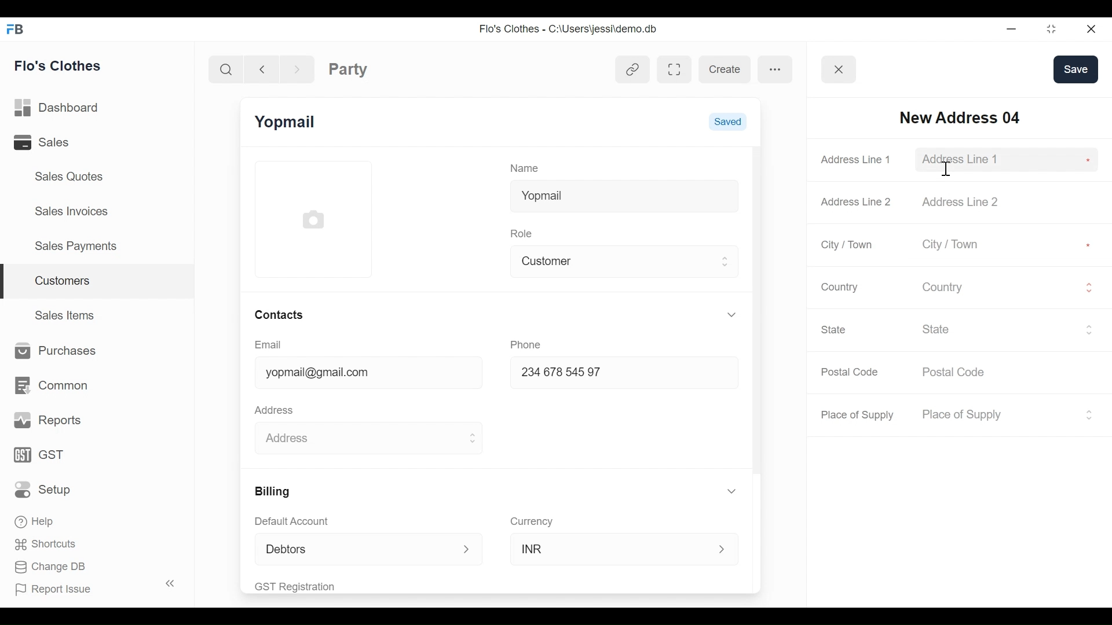 This screenshot has width=1112, height=625. Describe the element at coordinates (857, 198) in the screenshot. I see `Address Line 2` at that location.